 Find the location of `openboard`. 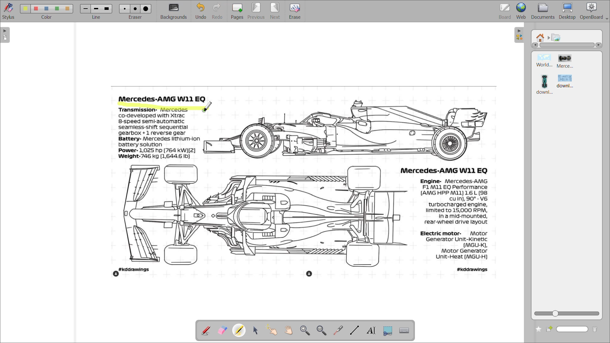

openboard is located at coordinates (594, 11).